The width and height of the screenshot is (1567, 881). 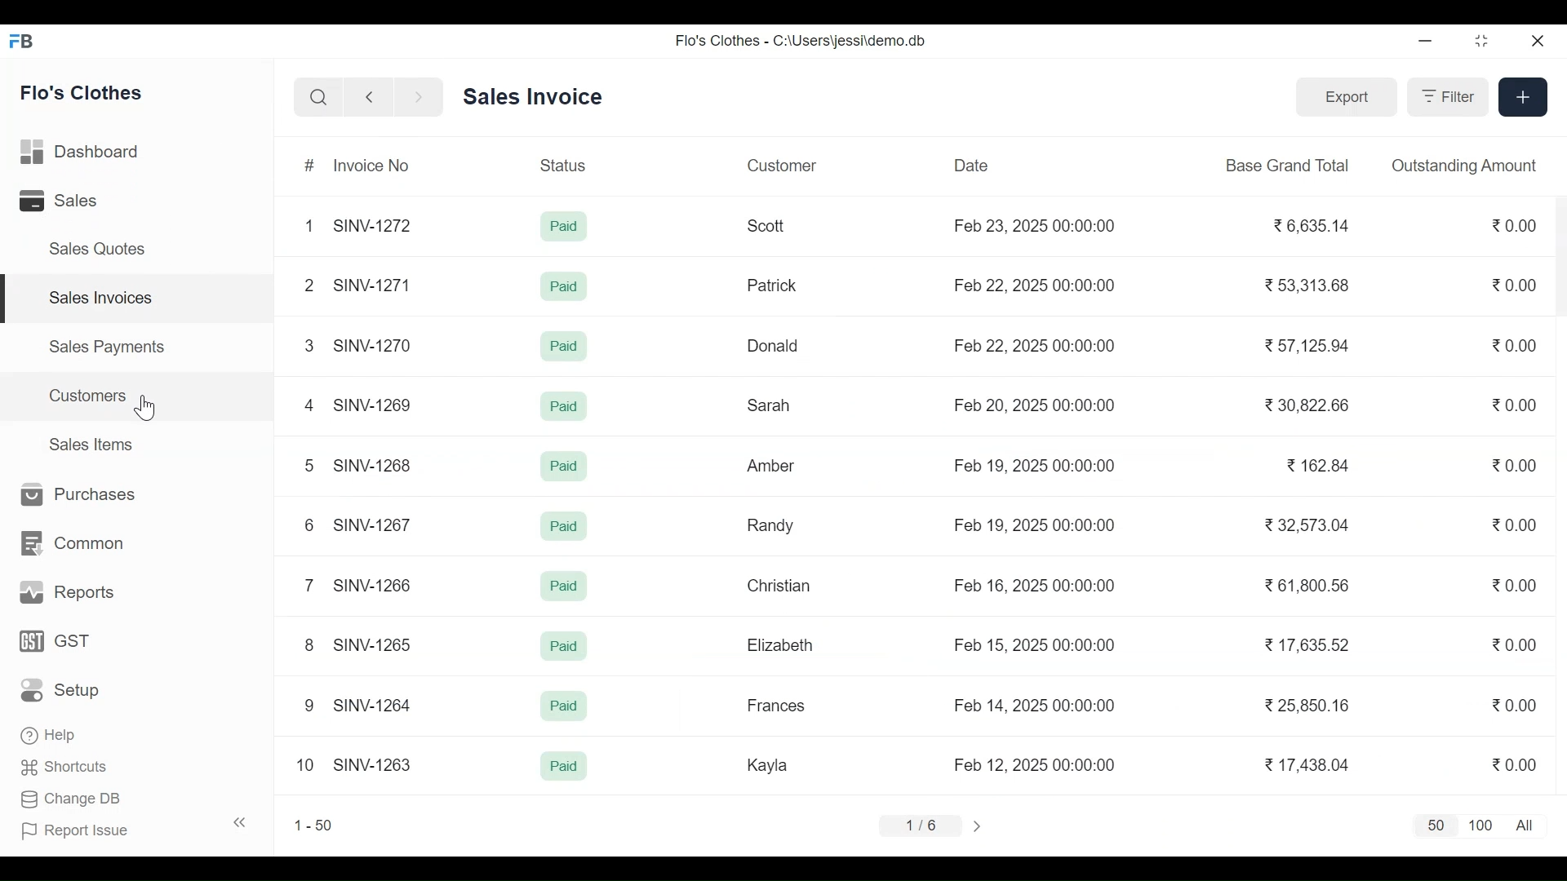 I want to click on Status, so click(x=566, y=165).